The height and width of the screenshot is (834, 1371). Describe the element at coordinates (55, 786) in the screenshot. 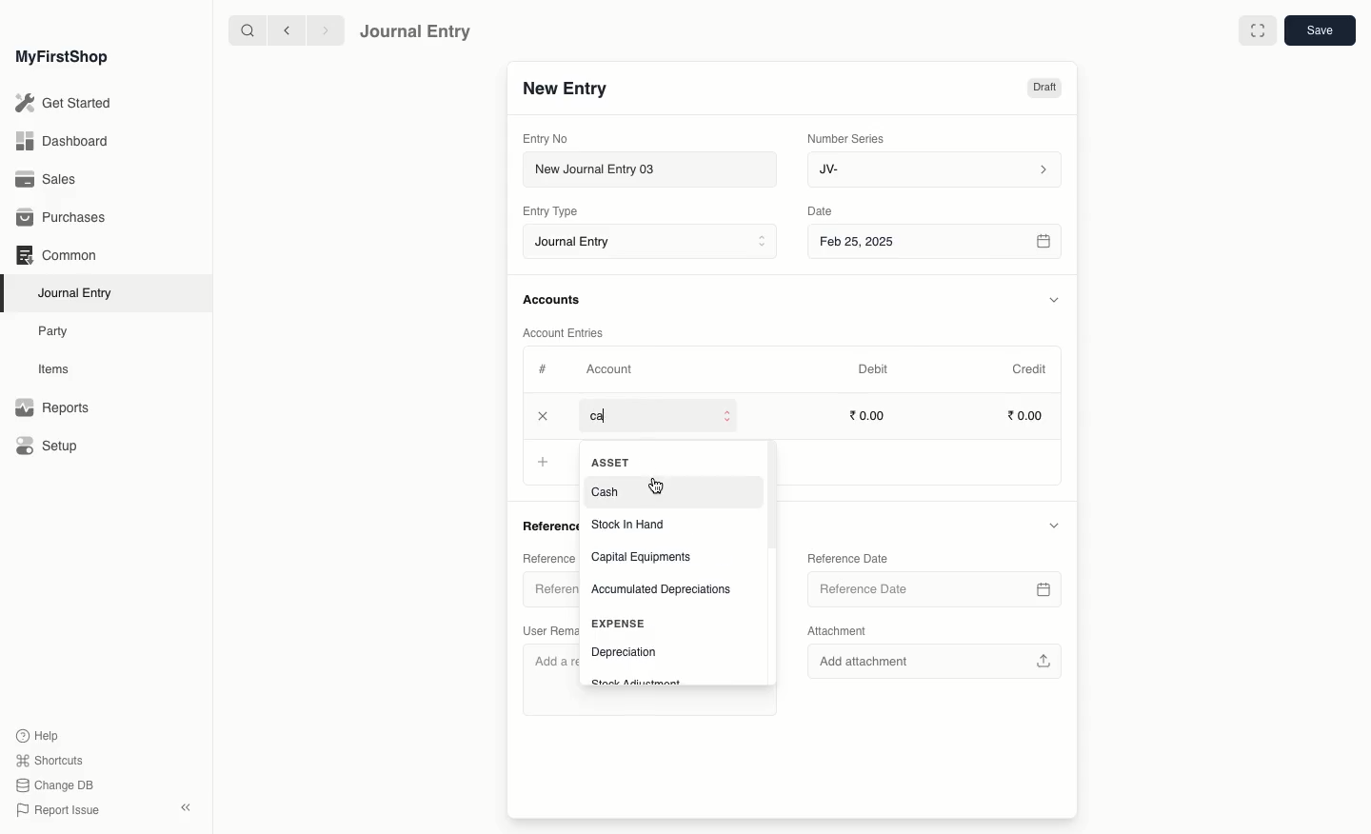

I see `Change DB` at that location.